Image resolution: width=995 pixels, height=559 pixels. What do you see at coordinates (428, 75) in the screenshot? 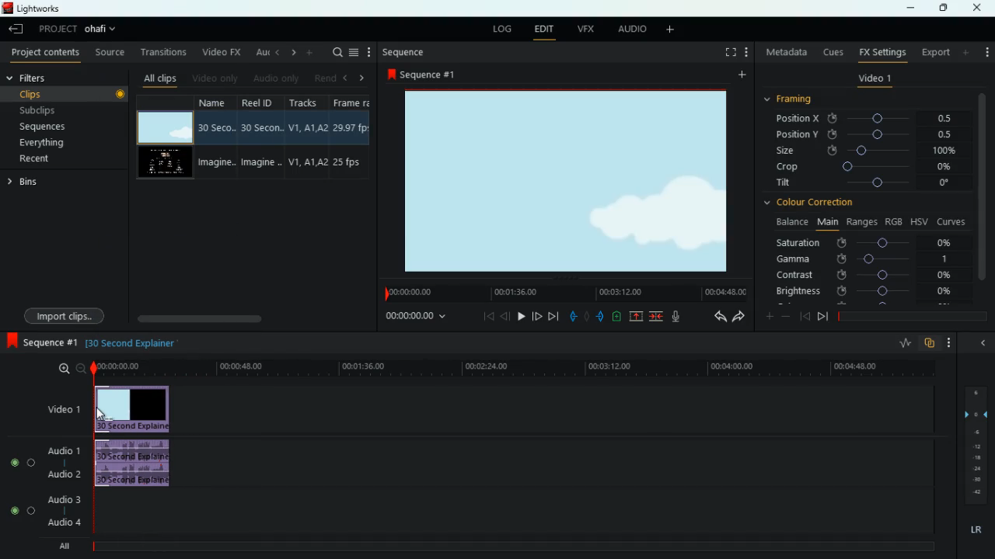
I see `sequence` at bounding box center [428, 75].